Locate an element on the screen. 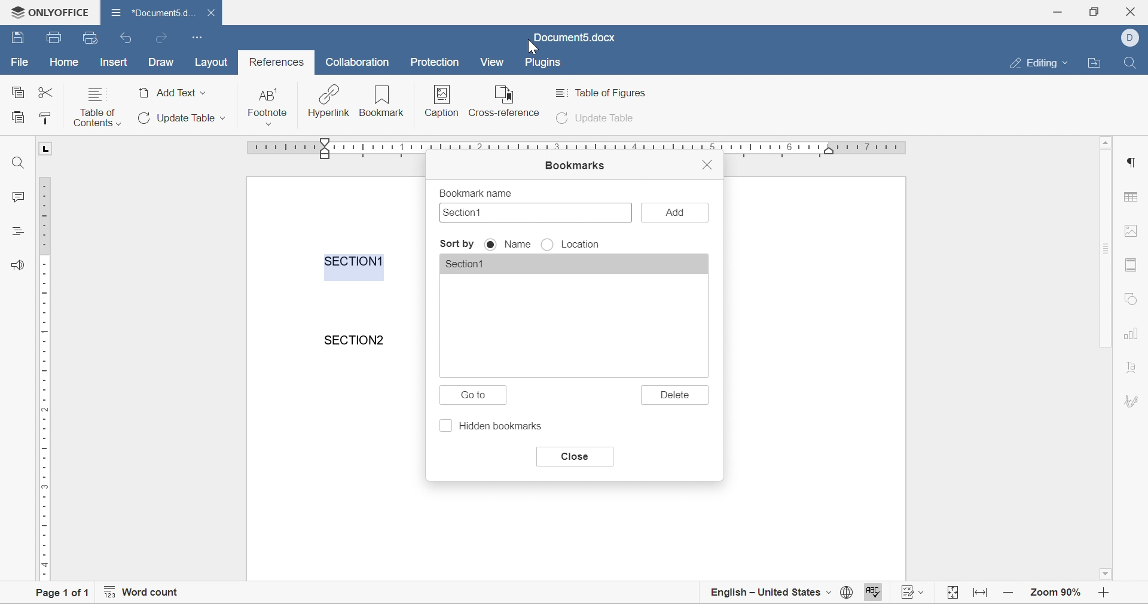 This screenshot has height=604, width=1148. hyperlink is located at coordinates (328, 101).